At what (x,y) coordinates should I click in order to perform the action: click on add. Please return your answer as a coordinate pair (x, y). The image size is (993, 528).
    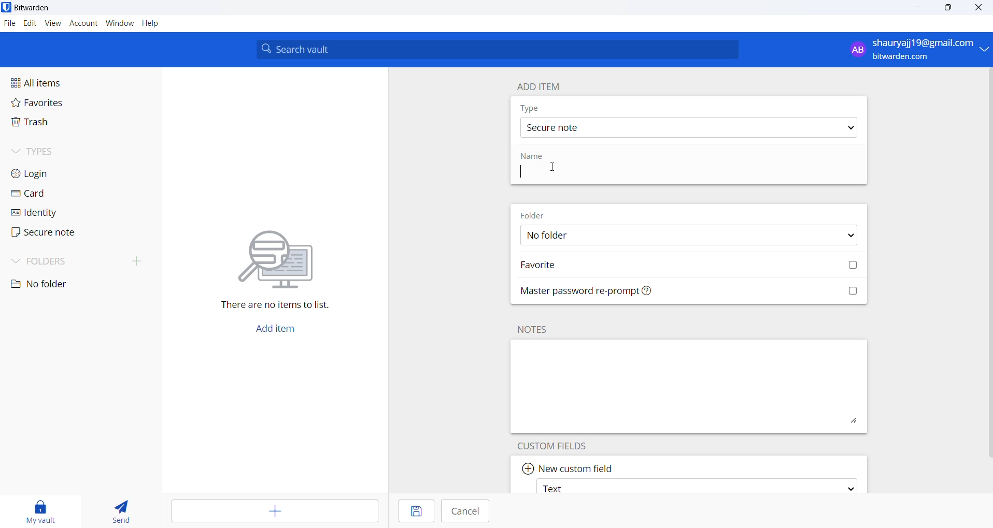
    Looking at the image, I should click on (271, 511).